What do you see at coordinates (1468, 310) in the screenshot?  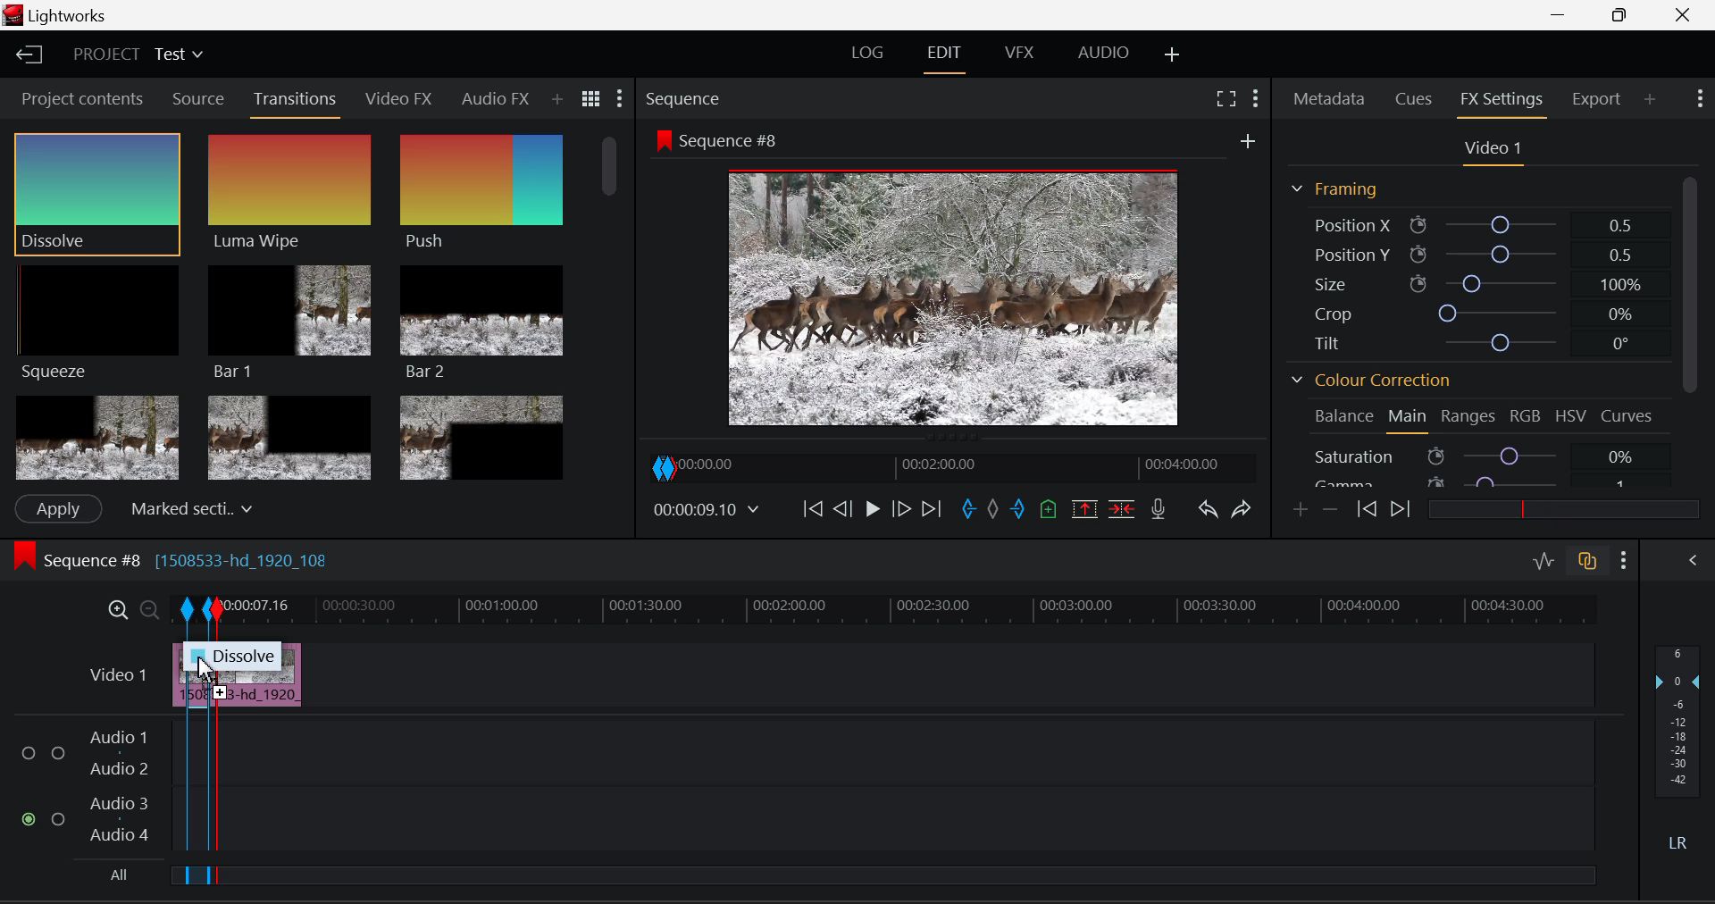 I see `Crop` at bounding box center [1468, 310].